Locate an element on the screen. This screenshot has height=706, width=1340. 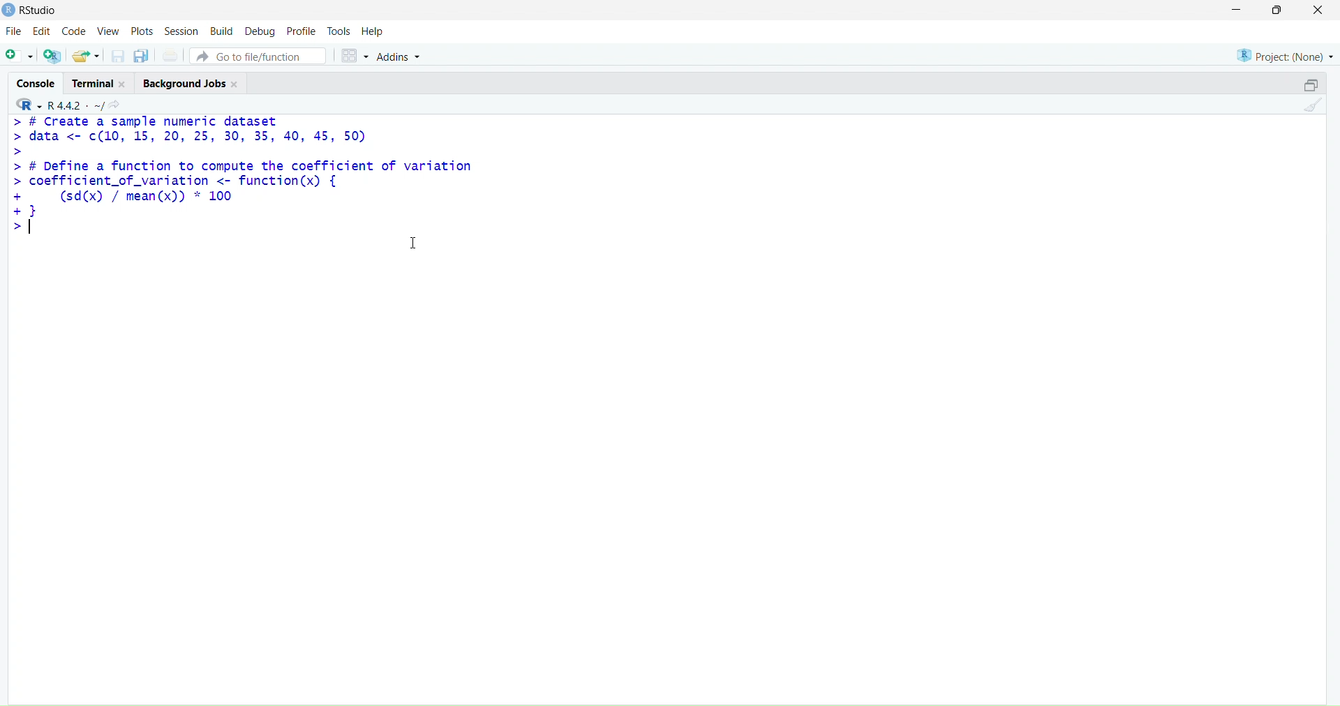
minimise is located at coordinates (1237, 9).